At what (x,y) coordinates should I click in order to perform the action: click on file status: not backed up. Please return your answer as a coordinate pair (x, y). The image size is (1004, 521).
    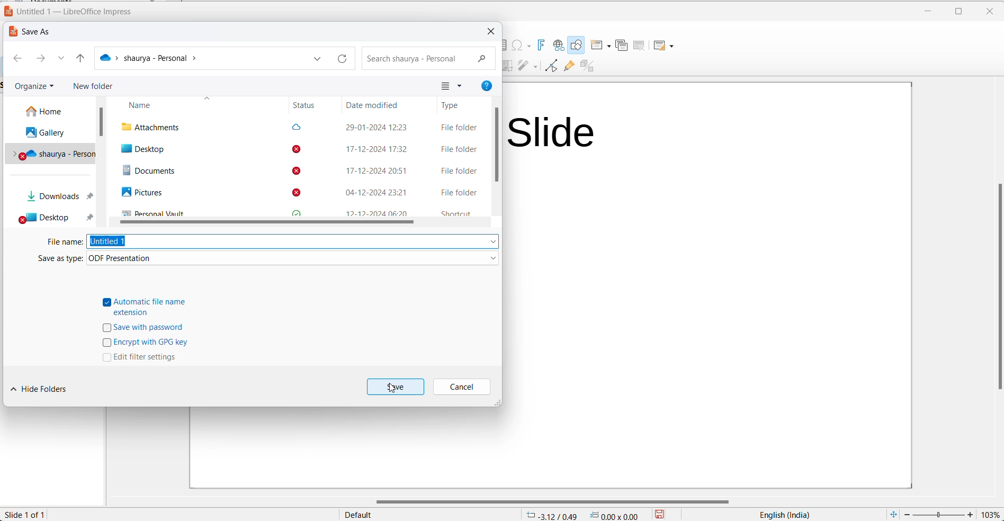
    Looking at the image, I should click on (295, 150).